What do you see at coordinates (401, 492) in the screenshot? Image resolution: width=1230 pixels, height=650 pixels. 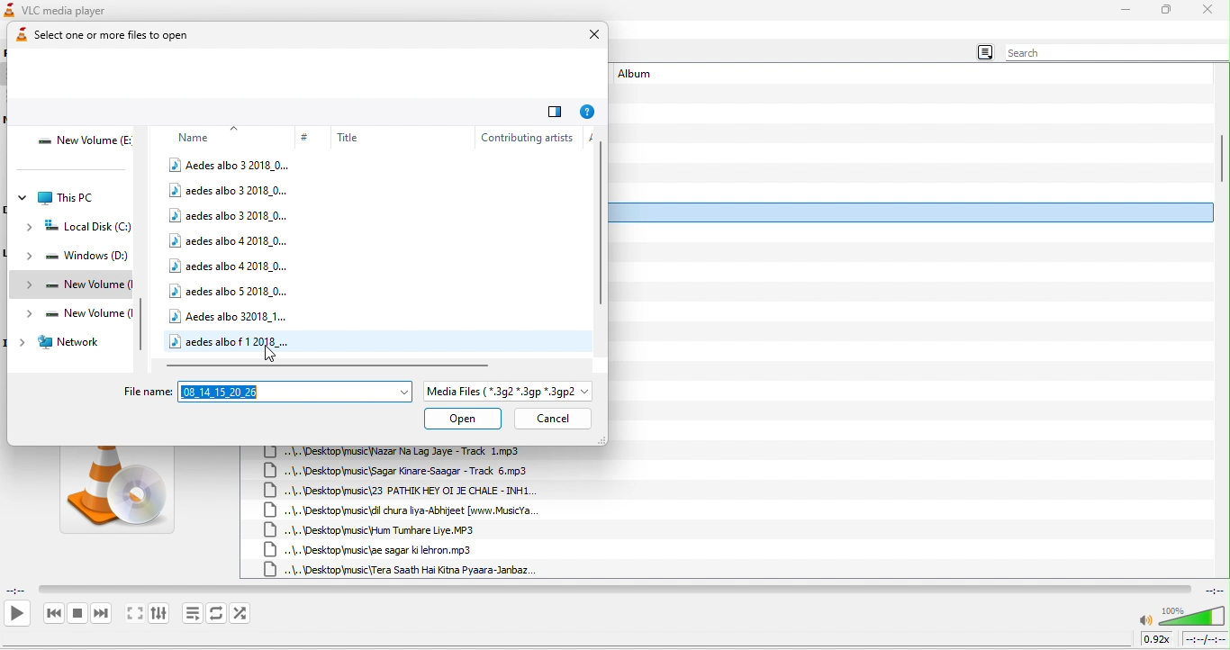 I see `..\..\Desktop\music\23 PATHIK HEY OI JE CHALE - INH1.` at bounding box center [401, 492].